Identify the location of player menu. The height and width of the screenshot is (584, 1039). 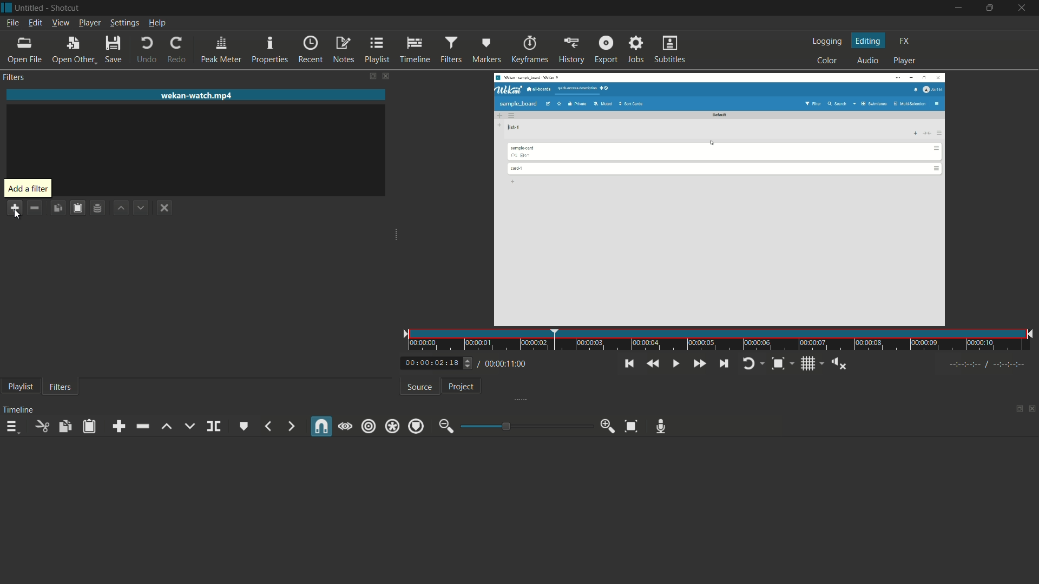
(90, 23).